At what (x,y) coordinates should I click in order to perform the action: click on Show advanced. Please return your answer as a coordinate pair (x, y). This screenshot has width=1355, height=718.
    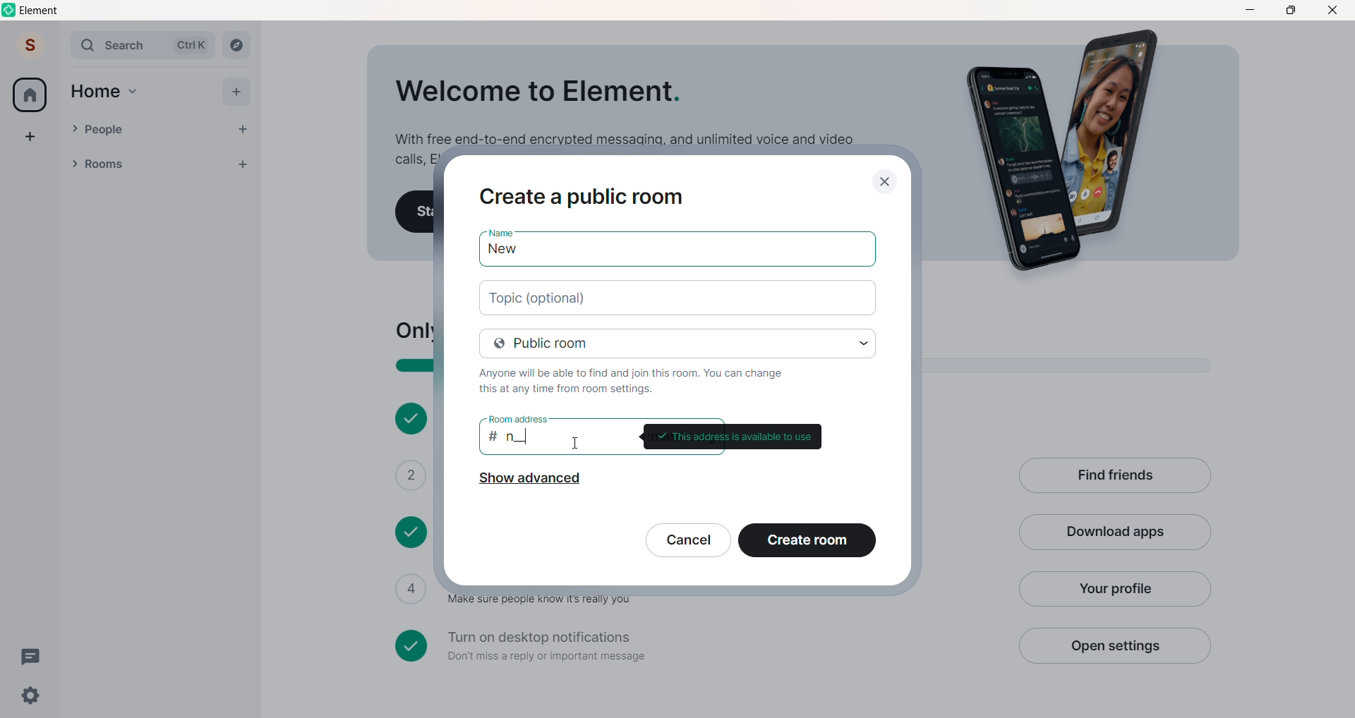
    Looking at the image, I should click on (529, 482).